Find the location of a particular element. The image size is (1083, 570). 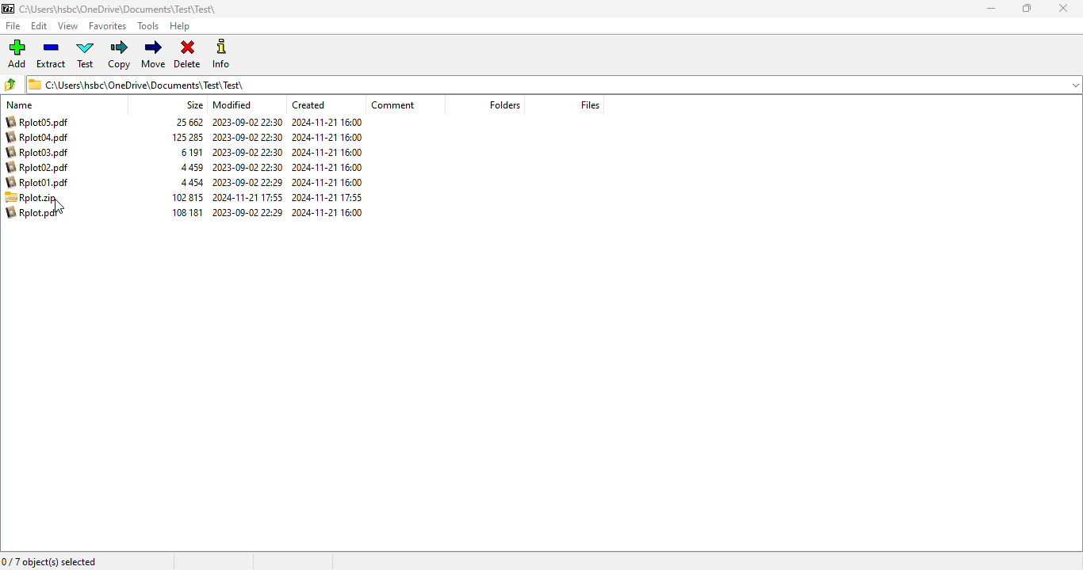

add is located at coordinates (17, 53).